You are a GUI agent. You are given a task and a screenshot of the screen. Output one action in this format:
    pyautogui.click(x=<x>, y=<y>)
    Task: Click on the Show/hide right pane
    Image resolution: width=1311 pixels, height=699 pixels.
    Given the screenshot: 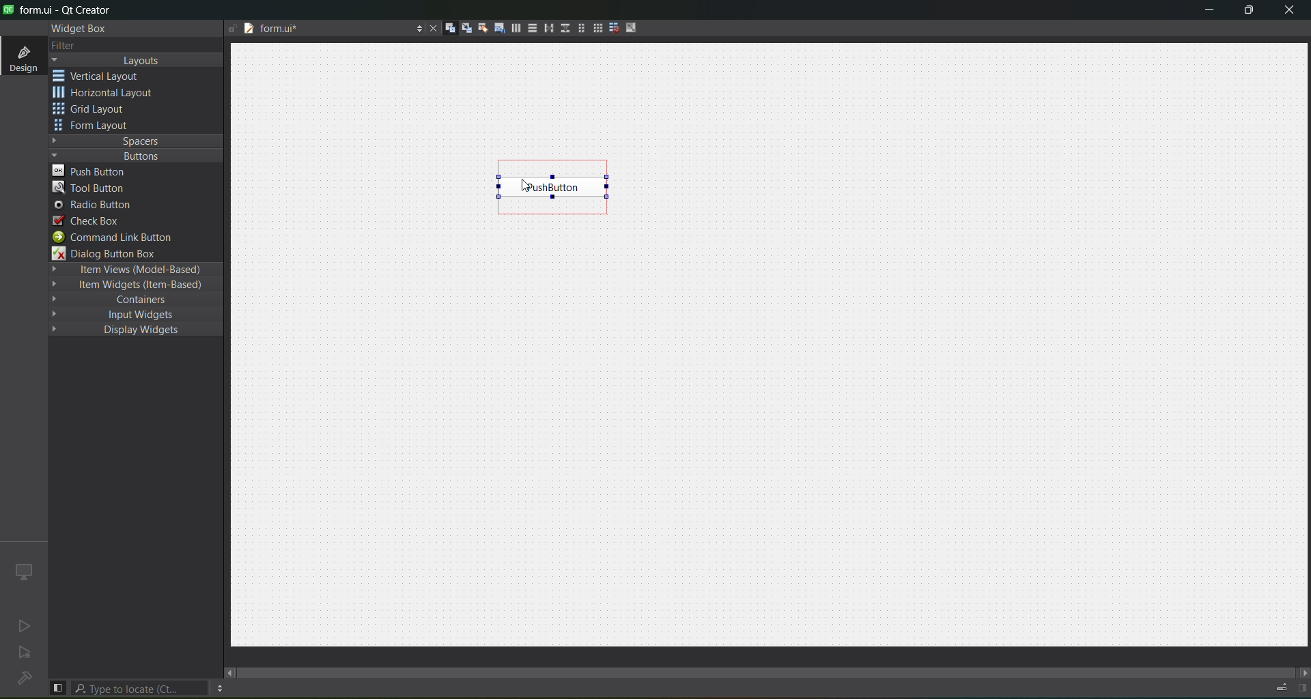 What is the action you would take?
    pyautogui.click(x=1300, y=688)
    